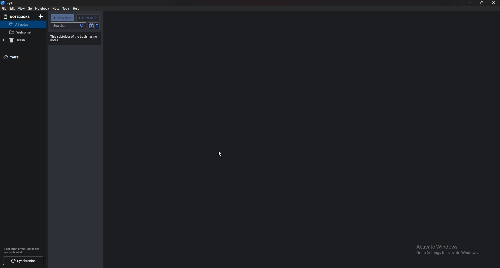  I want to click on view, so click(21, 9).